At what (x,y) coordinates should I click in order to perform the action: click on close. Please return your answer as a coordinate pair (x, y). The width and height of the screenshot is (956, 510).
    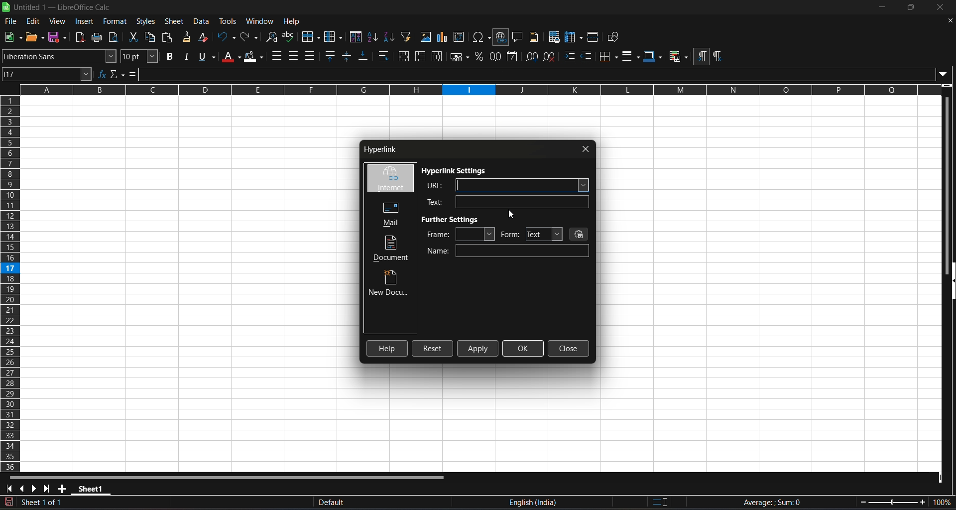
    Looking at the image, I should click on (569, 349).